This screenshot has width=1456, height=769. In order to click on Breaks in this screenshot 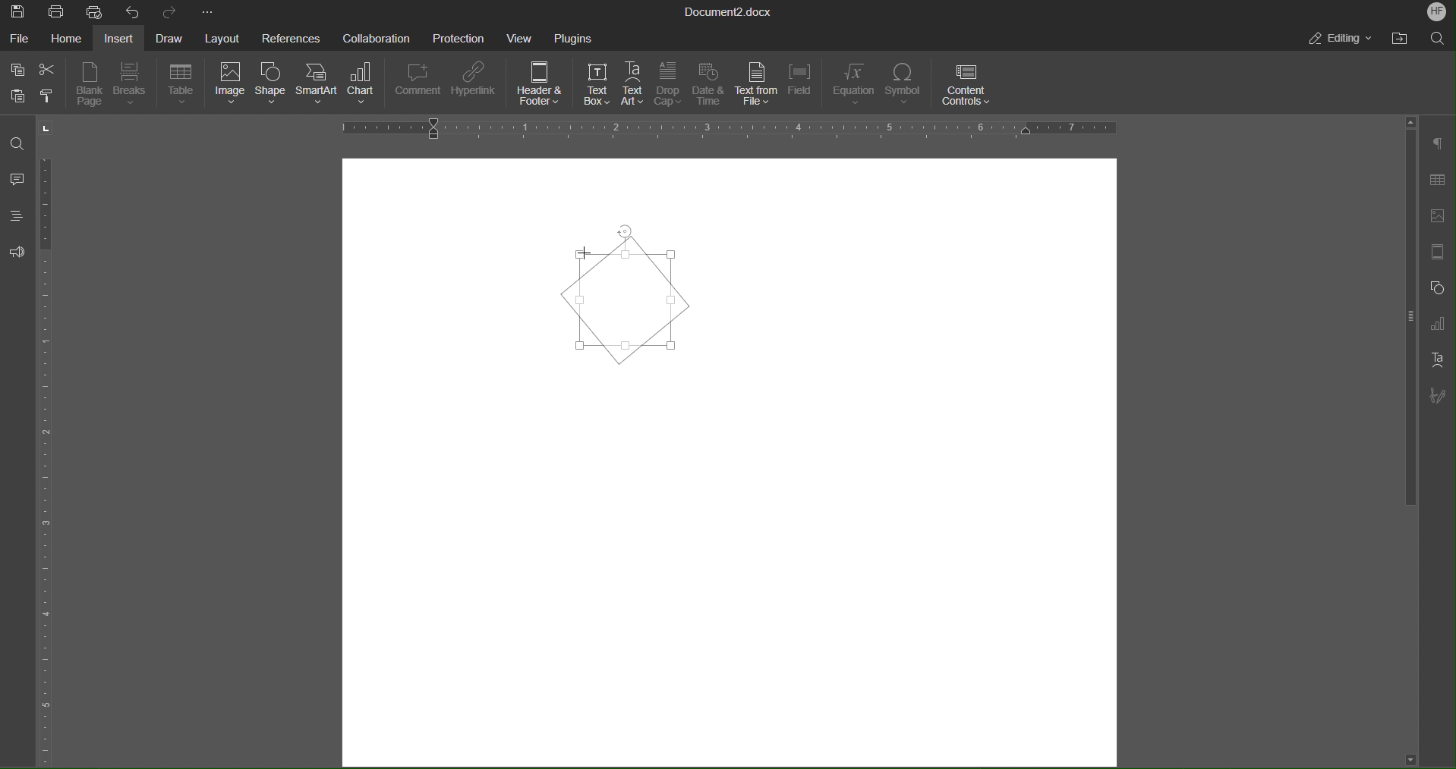, I will do `click(133, 85)`.